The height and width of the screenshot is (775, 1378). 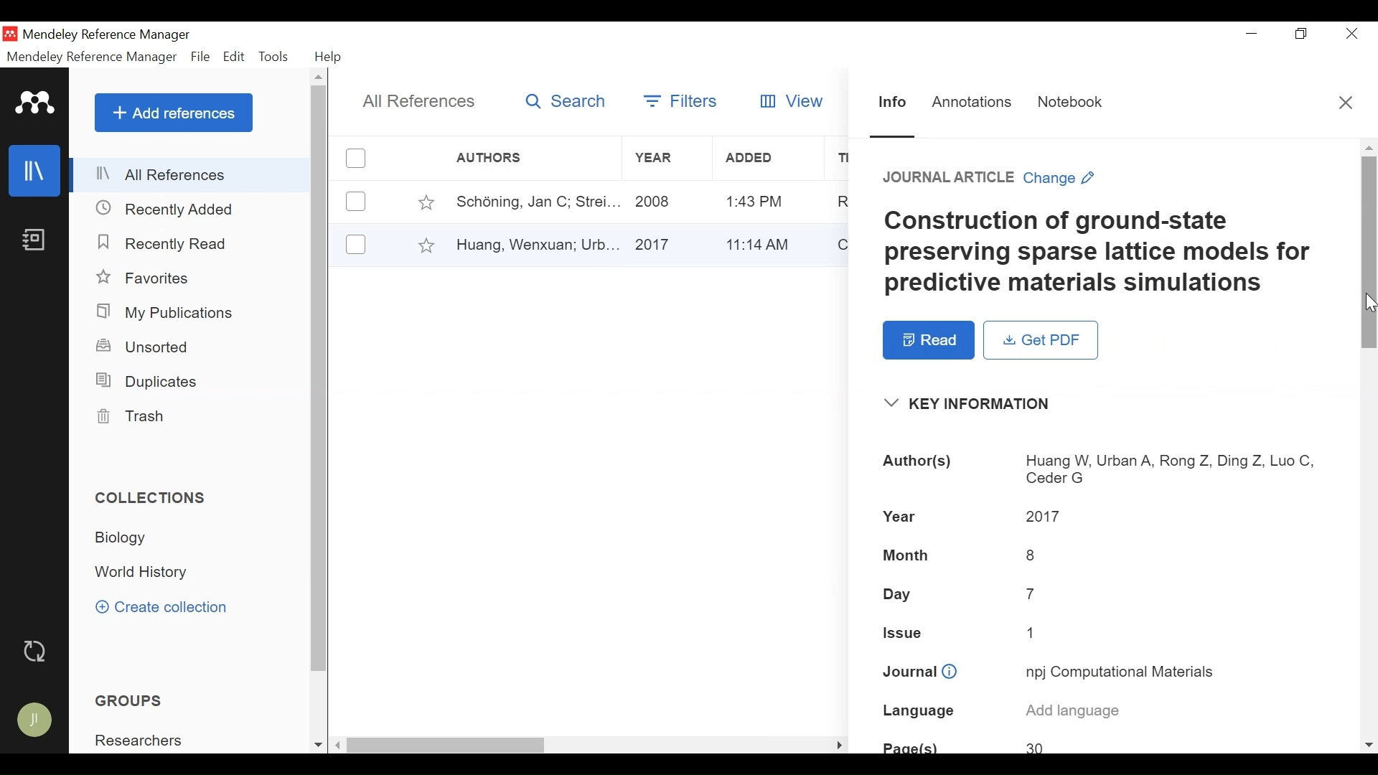 I want to click on Collection, so click(x=144, y=573).